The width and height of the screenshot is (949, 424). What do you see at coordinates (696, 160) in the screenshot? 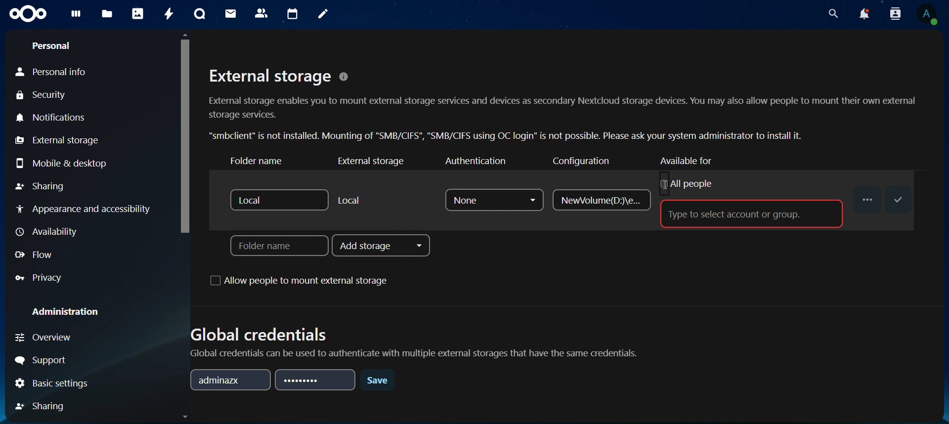
I see `available for` at bounding box center [696, 160].